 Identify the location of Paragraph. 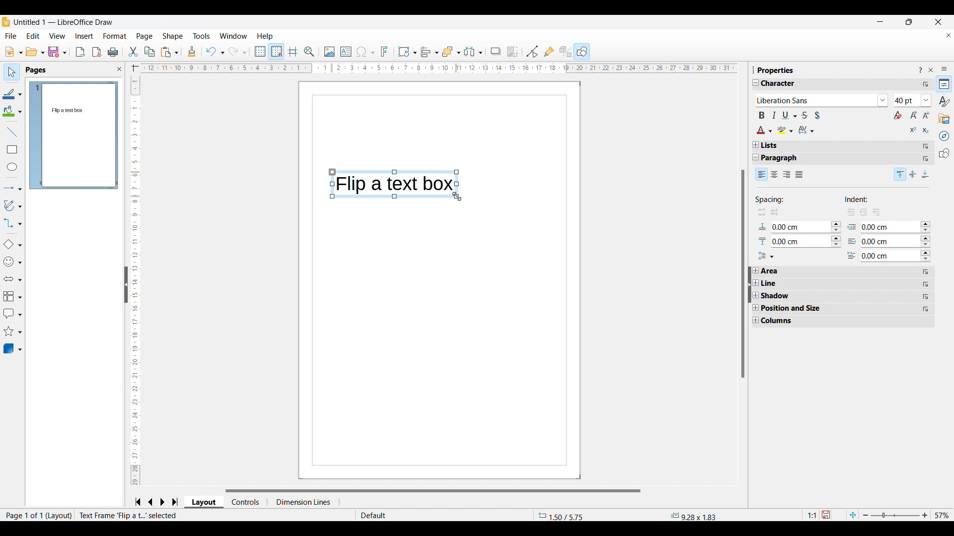
(785, 158).